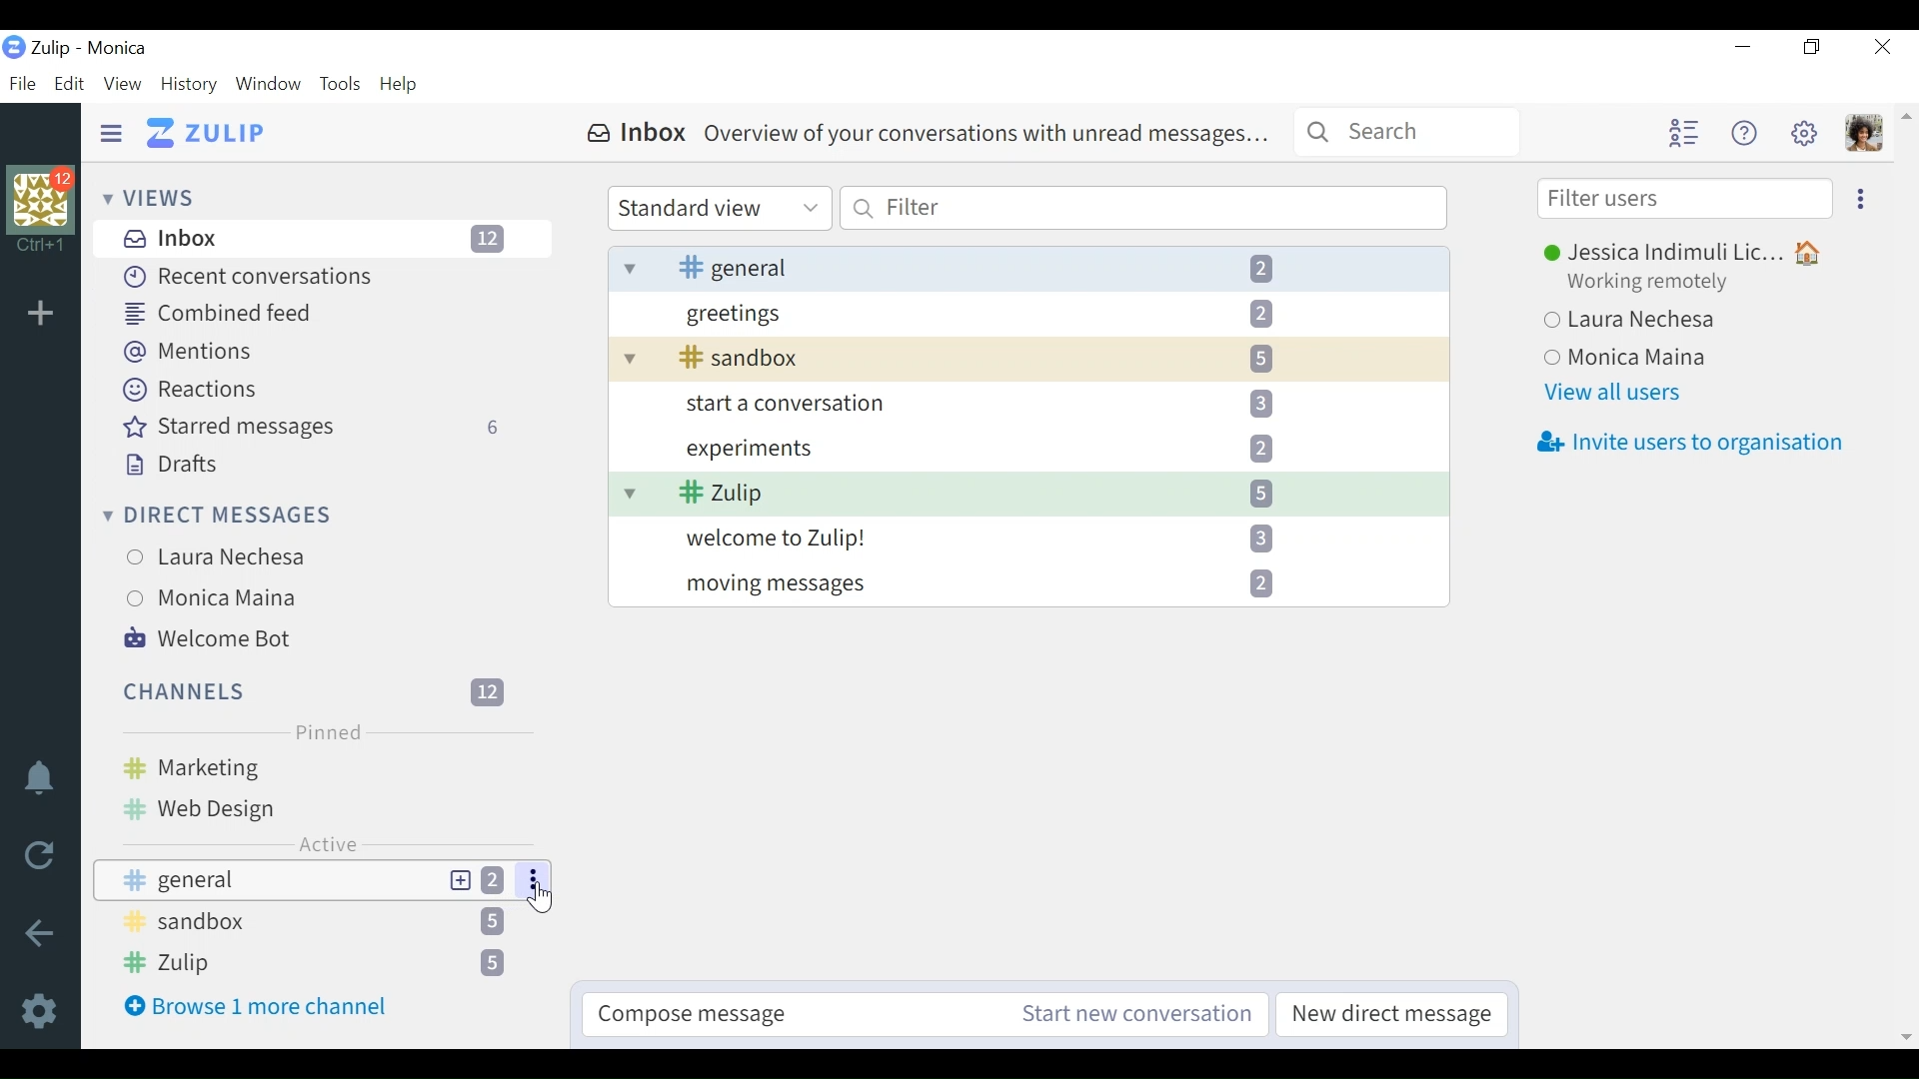  Describe the element at coordinates (149, 197) in the screenshot. I see `Views` at that location.